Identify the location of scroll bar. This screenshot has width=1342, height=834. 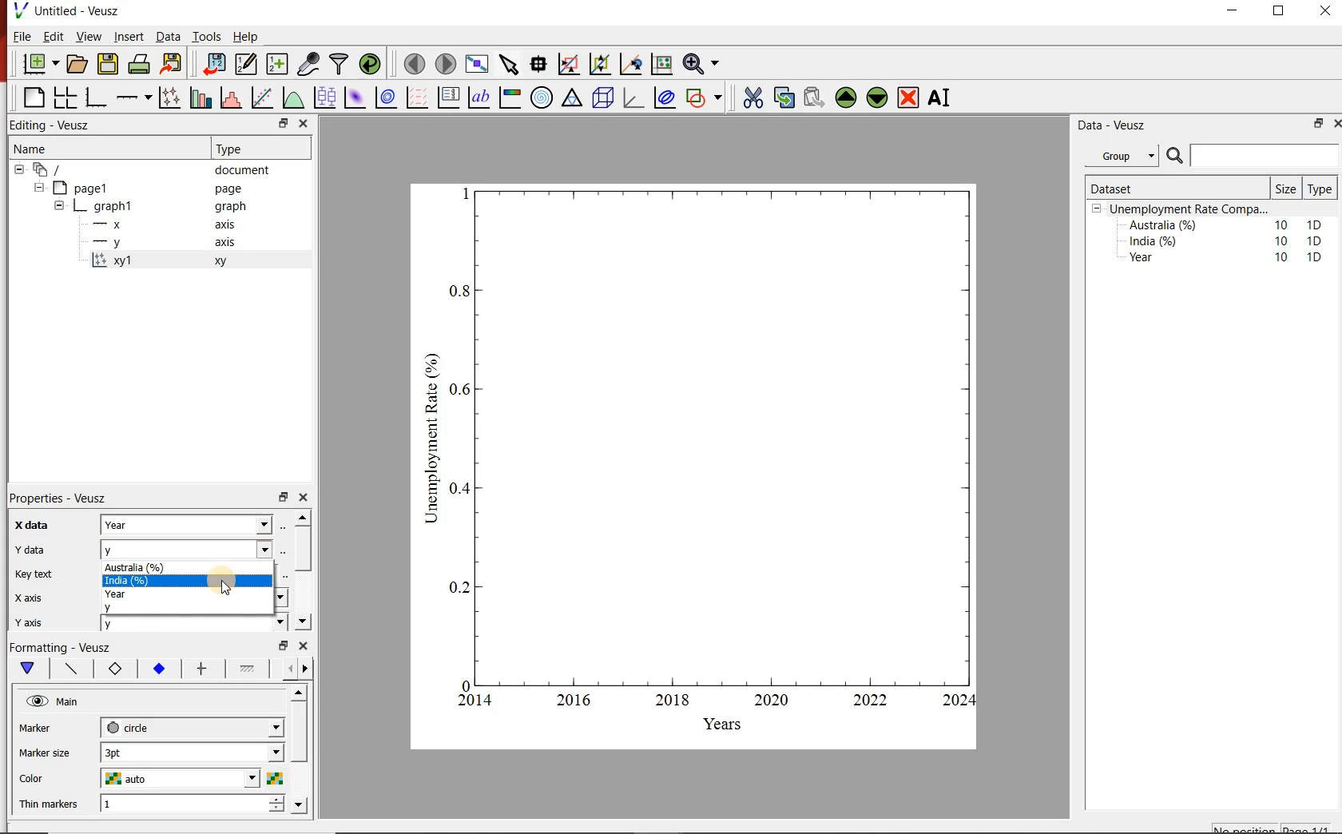
(300, 745).